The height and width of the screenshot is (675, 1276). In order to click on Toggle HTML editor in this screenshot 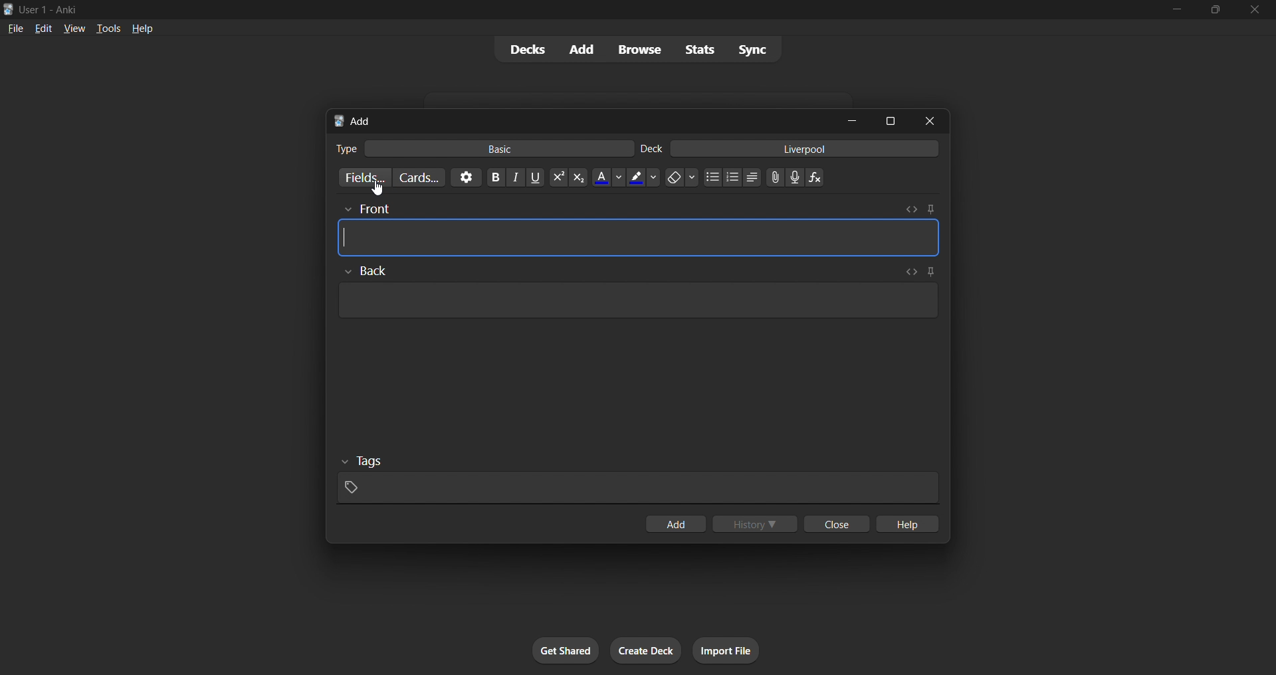, I will do `click(911, 209)`.